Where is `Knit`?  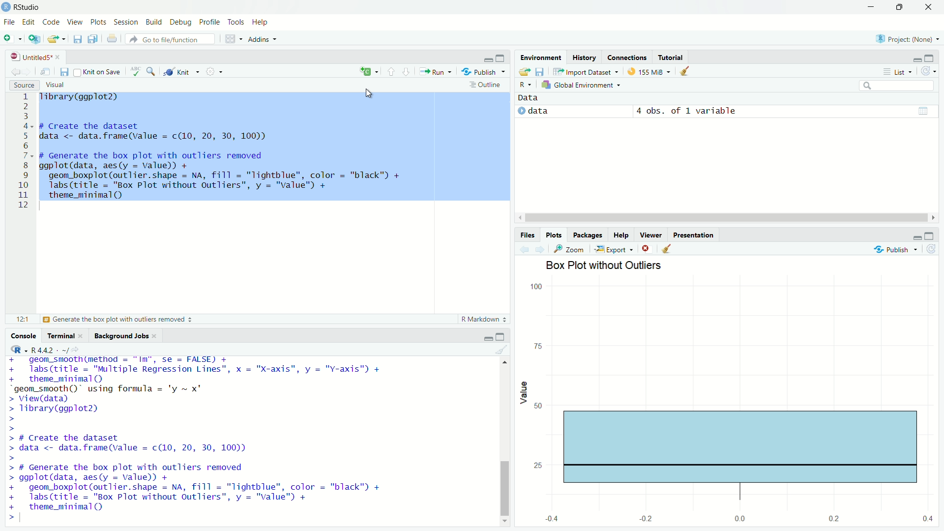 Knit is located at coordinates (177, 73).